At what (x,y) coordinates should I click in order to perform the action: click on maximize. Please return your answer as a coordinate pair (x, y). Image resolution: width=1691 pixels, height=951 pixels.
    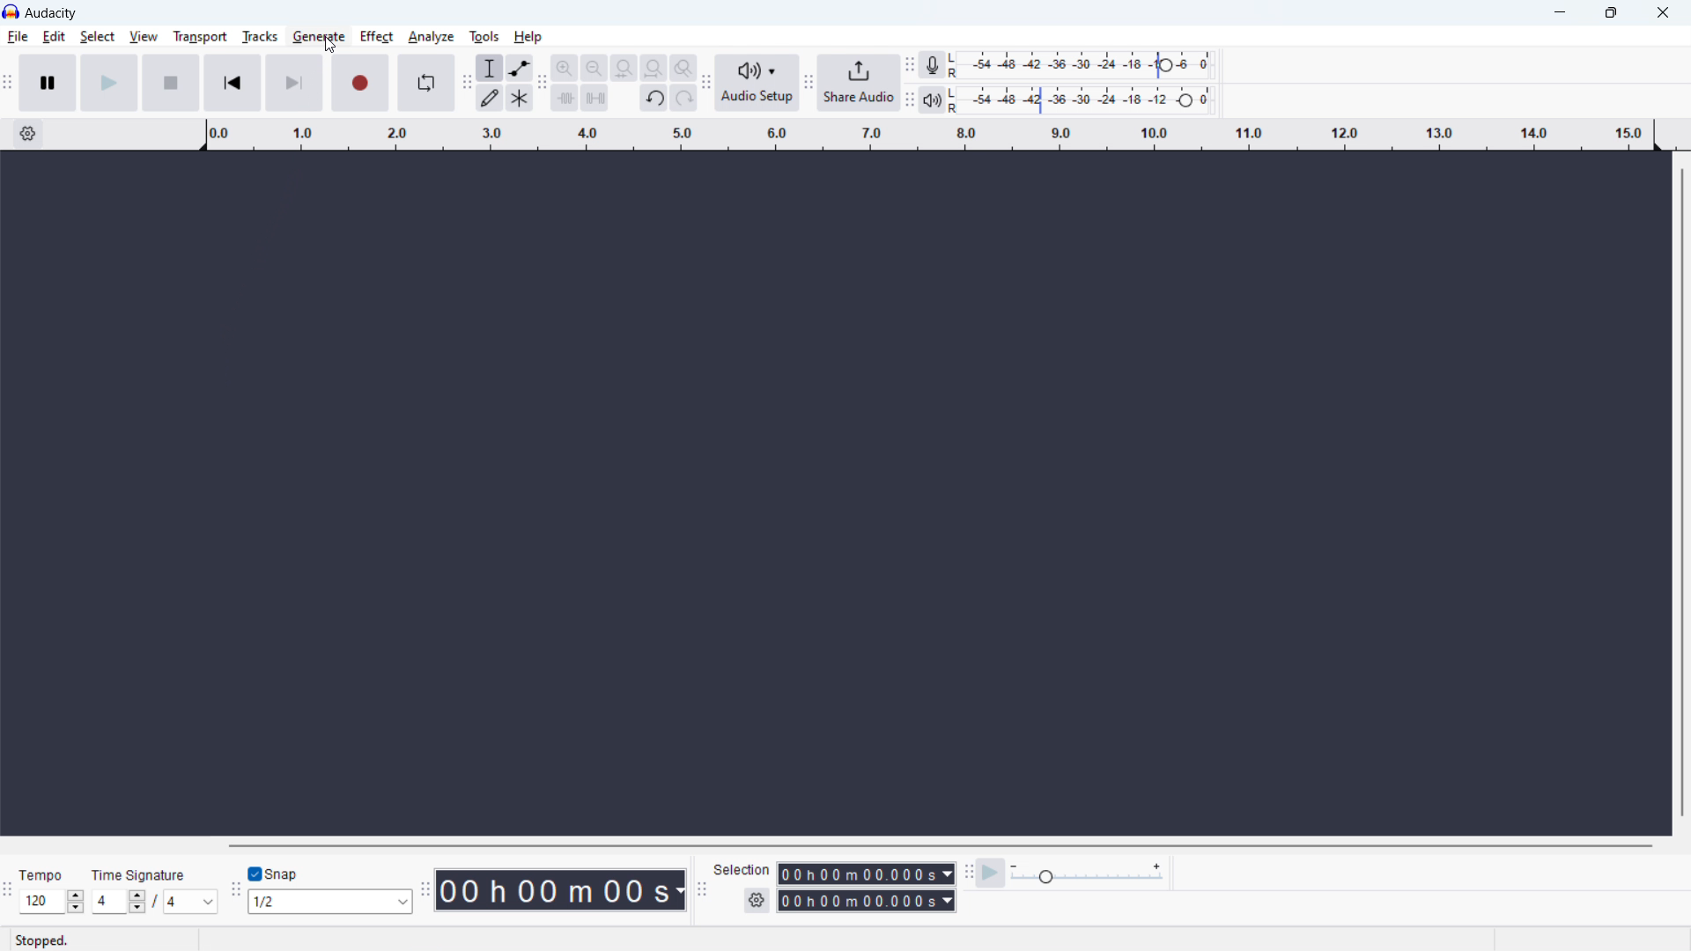
    Looking at the image, I should click on (1610, 11).